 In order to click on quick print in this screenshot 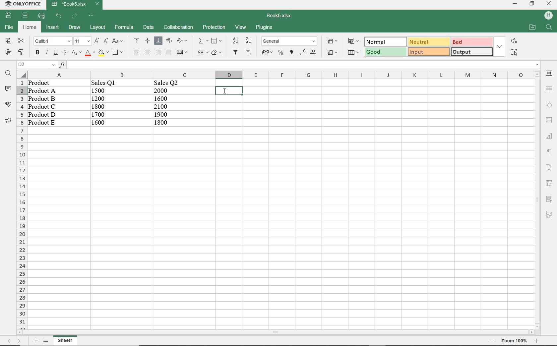, I will do `click(42, 15)`.